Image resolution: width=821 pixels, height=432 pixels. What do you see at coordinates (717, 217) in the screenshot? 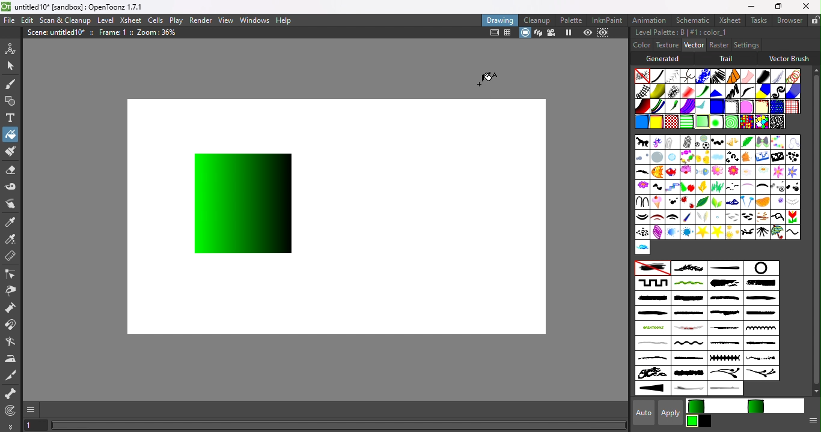
I see `rain` at bounding box center [717, 217].